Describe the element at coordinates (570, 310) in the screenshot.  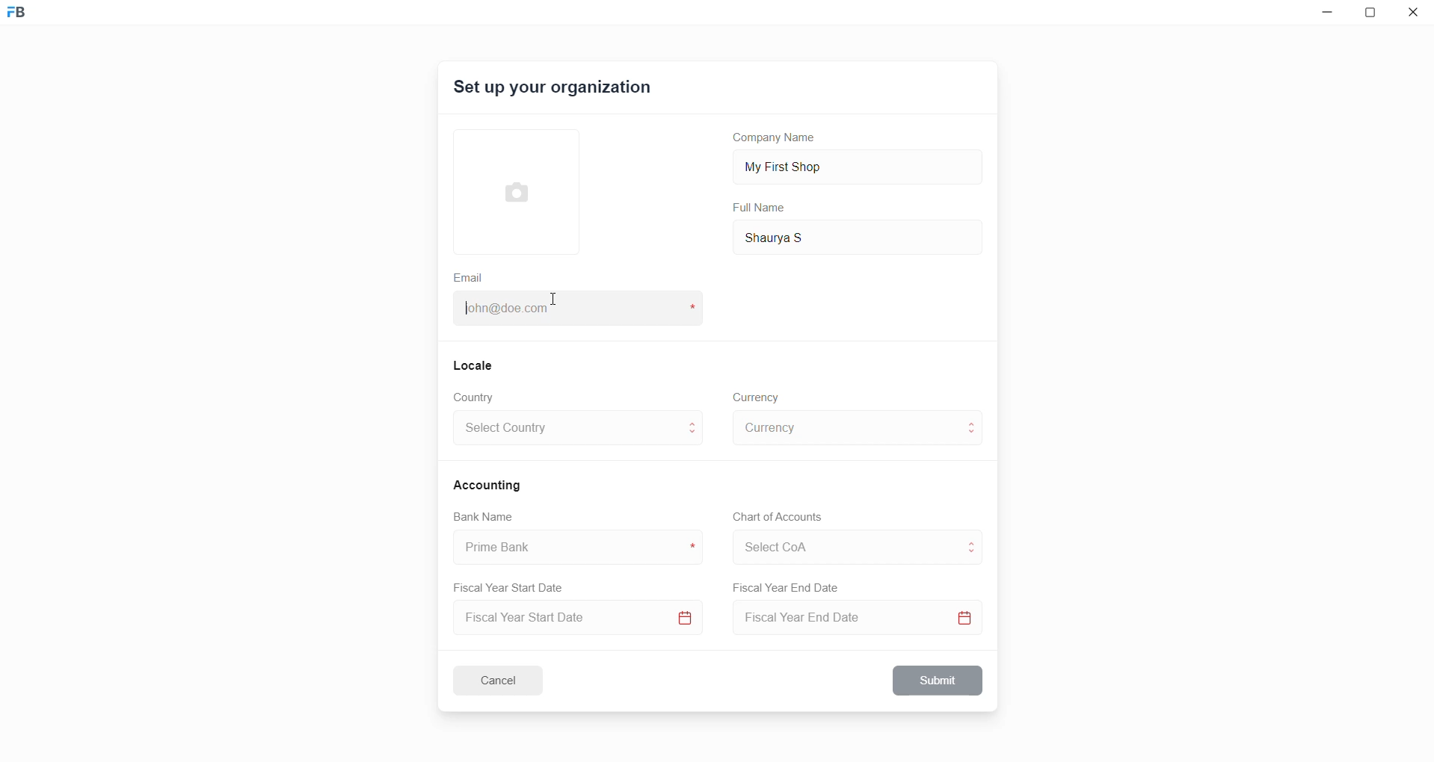
I see `email id input box` at that location.